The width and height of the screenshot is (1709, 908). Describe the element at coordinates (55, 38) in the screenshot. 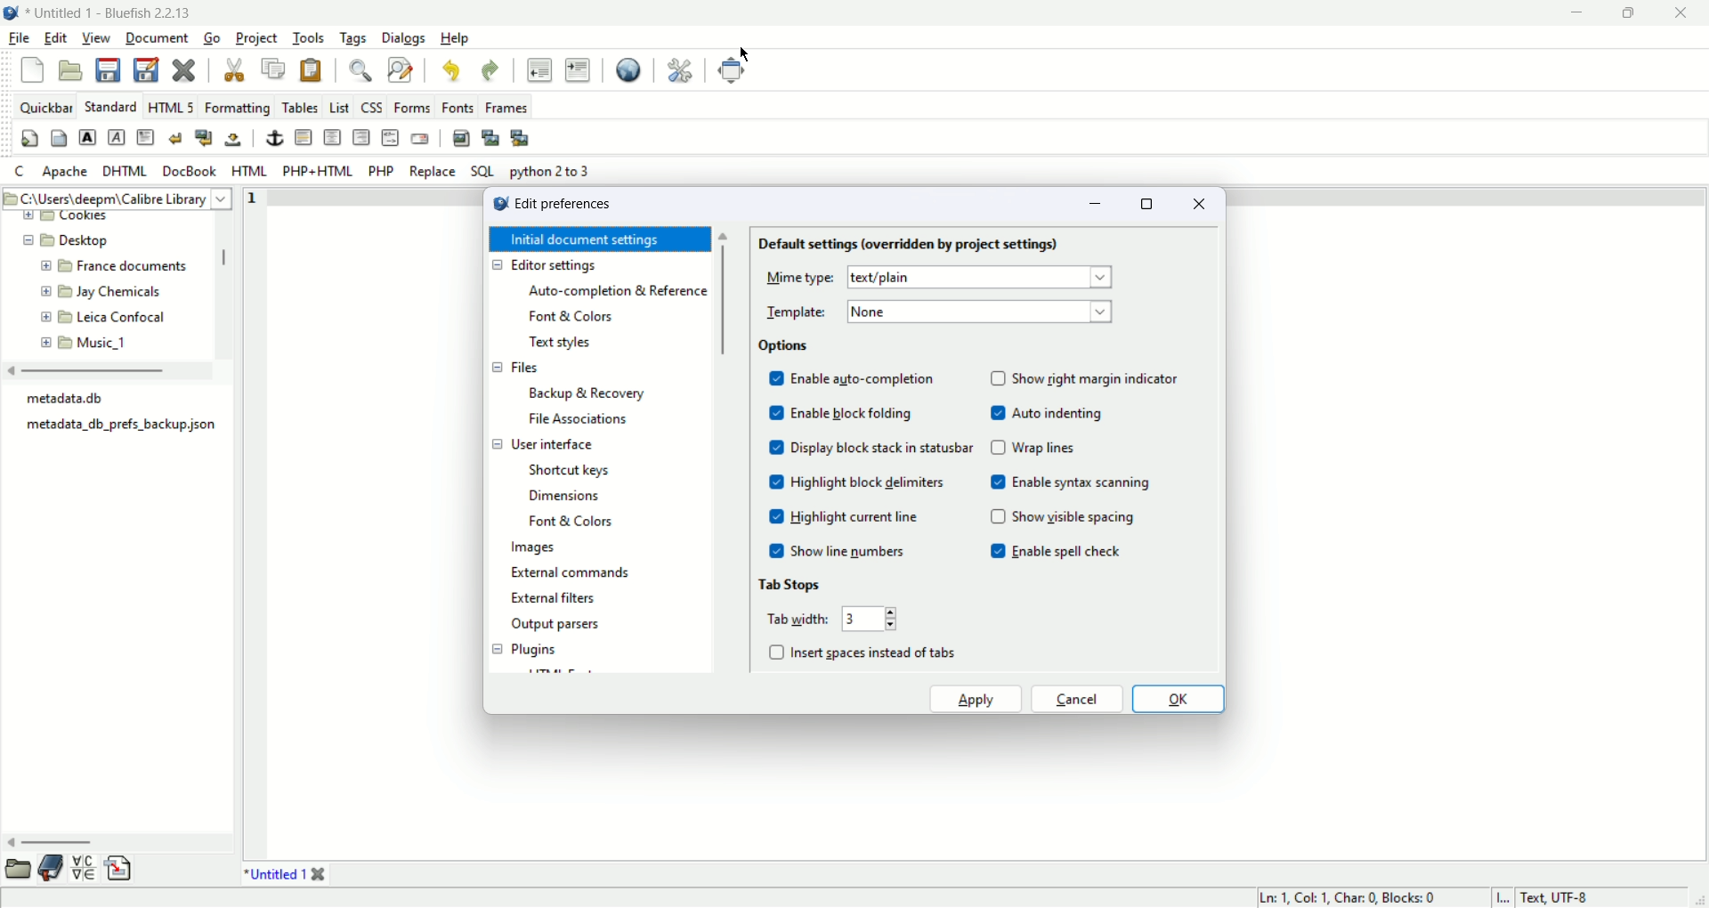

I see `edit` at that location.